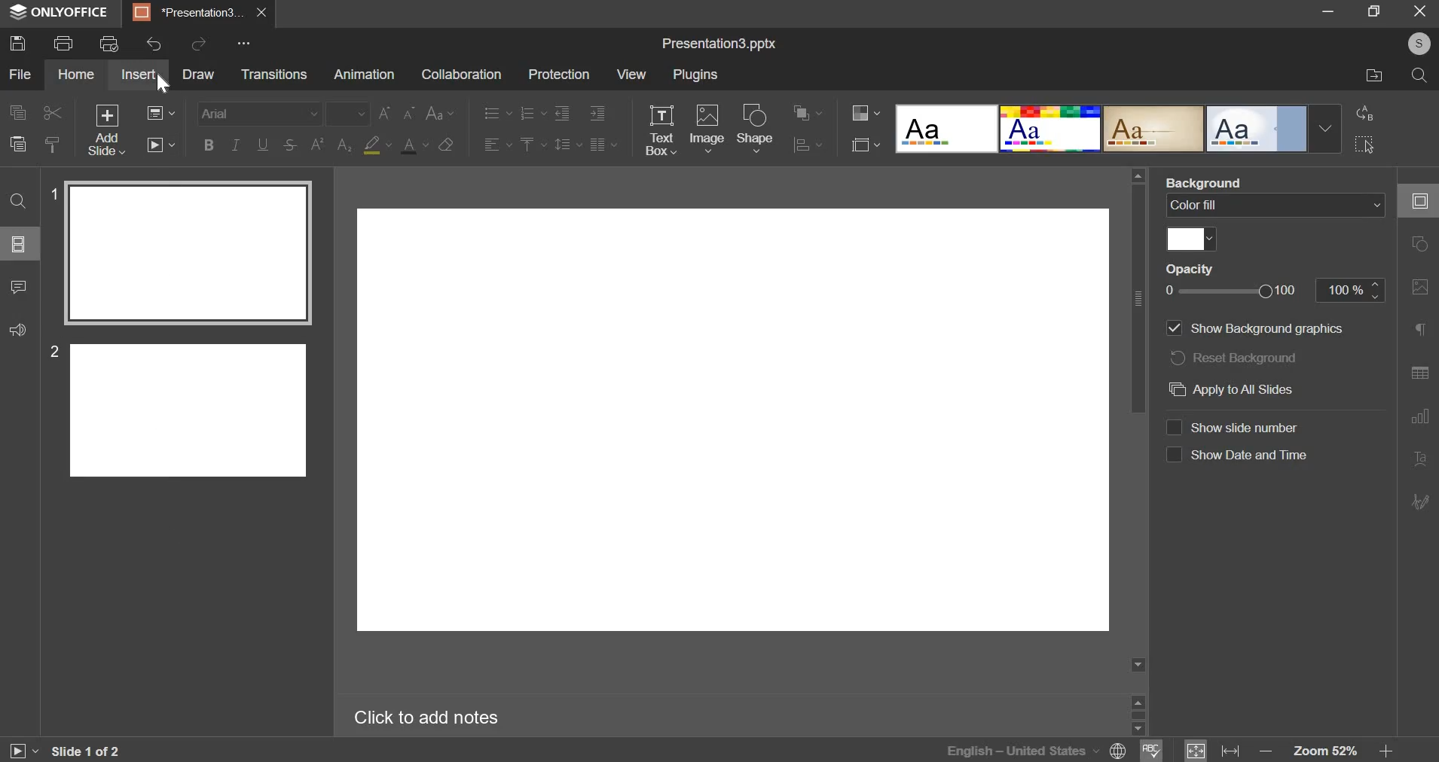  What do you see at coordinates (262, 13) in the screenshot?
I see `close` at bounding box center [262, 13].